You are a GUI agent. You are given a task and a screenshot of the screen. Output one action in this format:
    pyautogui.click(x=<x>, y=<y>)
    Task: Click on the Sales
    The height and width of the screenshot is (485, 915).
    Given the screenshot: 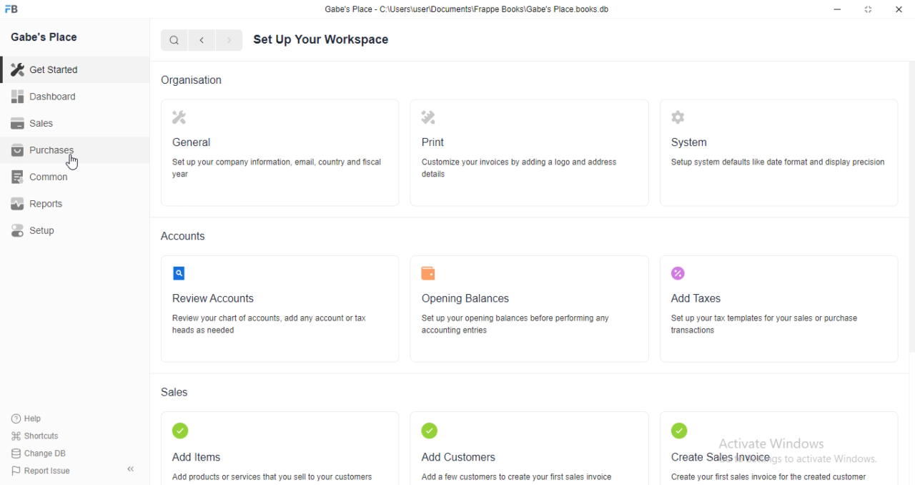 What is the action you would take?
    pyautogui.click(x=32, y=122)
    